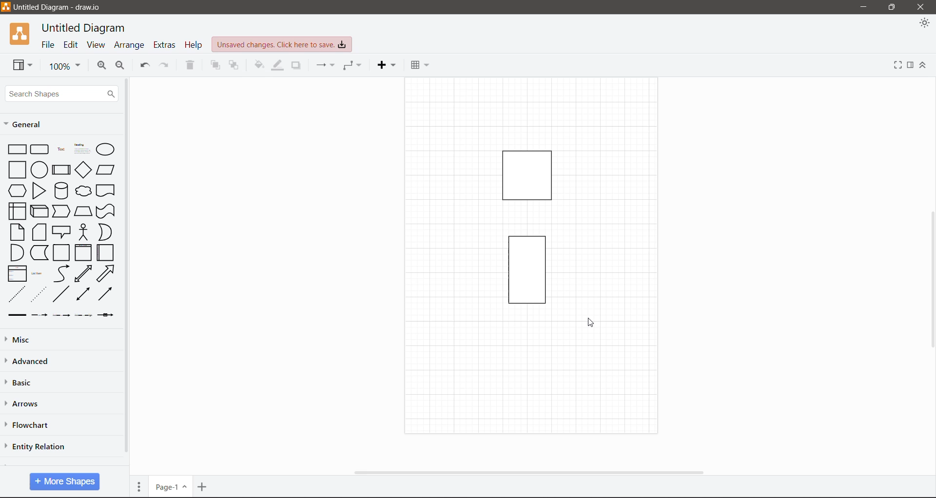 Image resolution: width=936 pixels, height=498 pixels. I want to click on View, so click(96, 45).